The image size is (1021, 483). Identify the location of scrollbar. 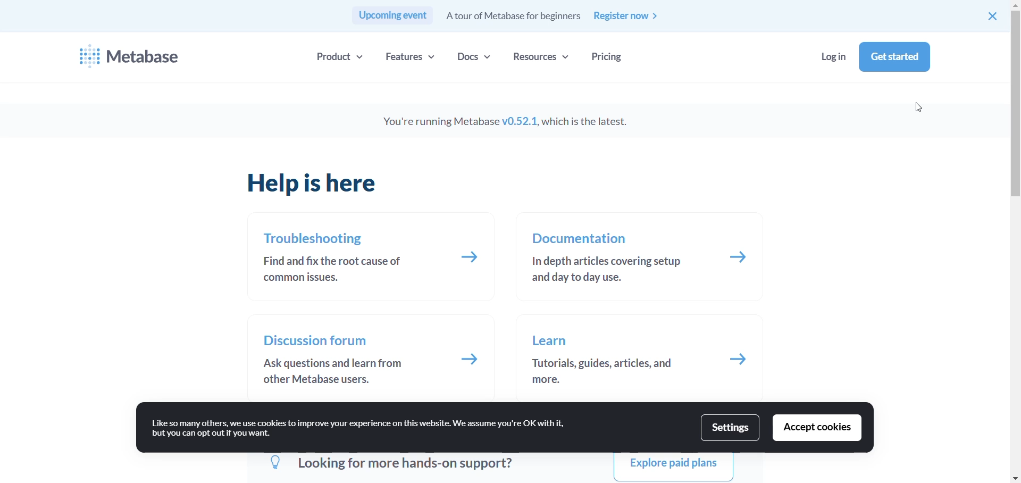
(1012, 114).